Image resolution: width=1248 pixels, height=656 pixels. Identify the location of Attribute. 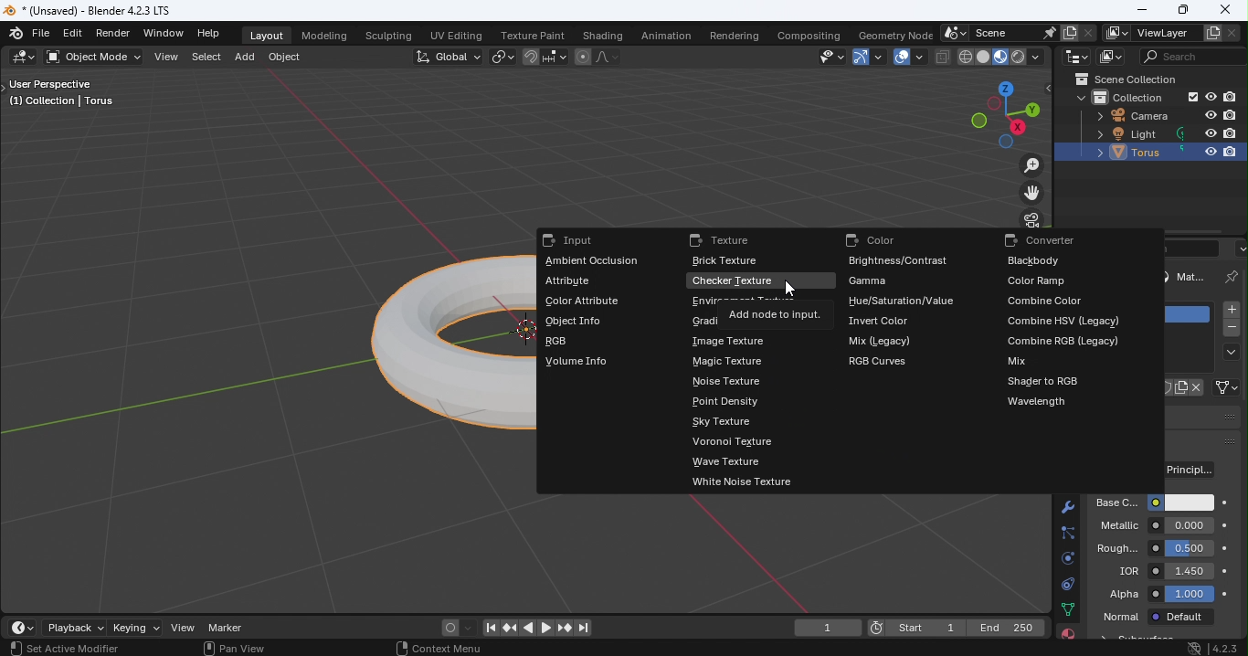
(568, 281).